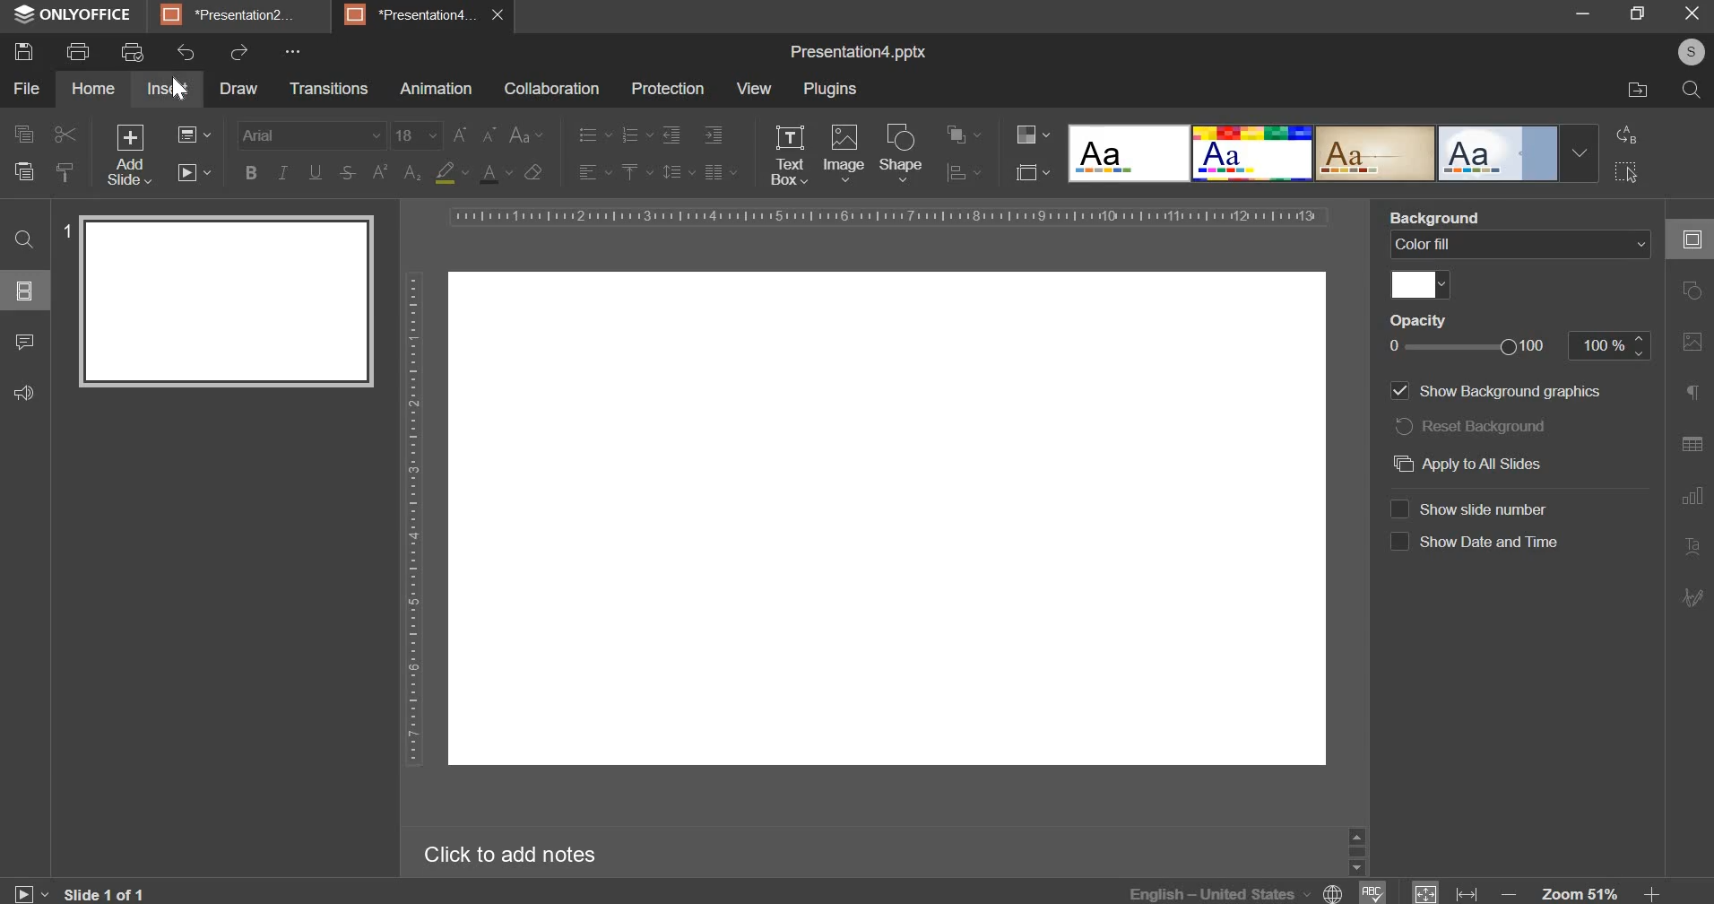 The image size is (1714, 904). Describe the element at coordinates (194, 171) in the screenshot. I see `slideshow` at that location.